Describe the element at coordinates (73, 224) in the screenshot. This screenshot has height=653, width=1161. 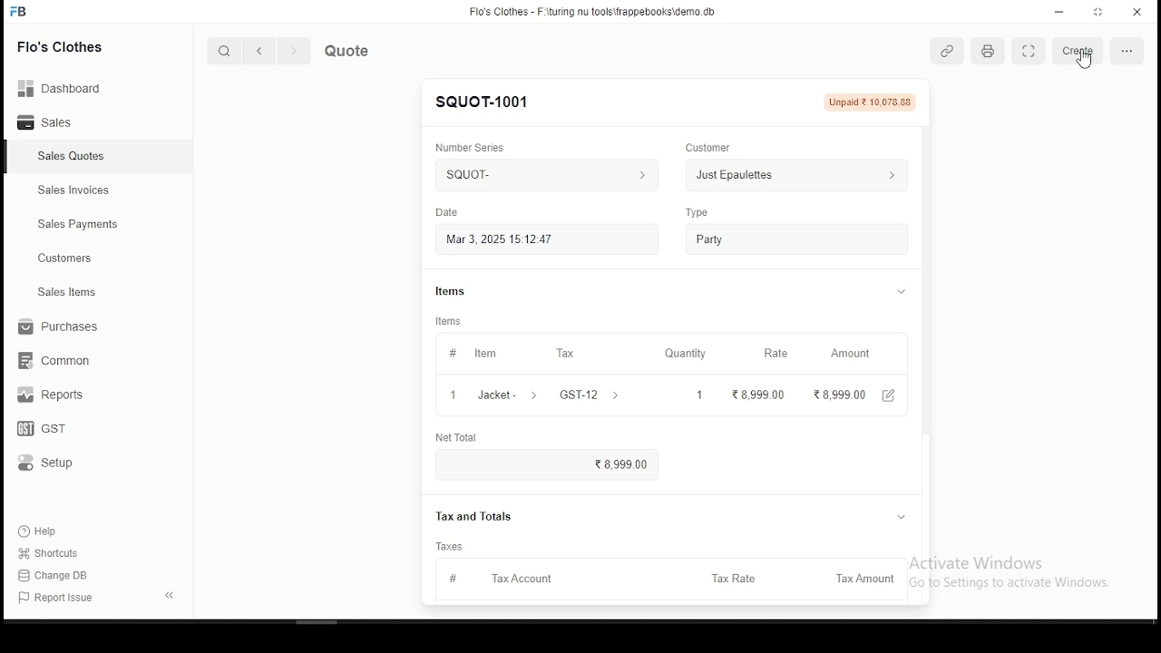
I see `sales payment` at that location.